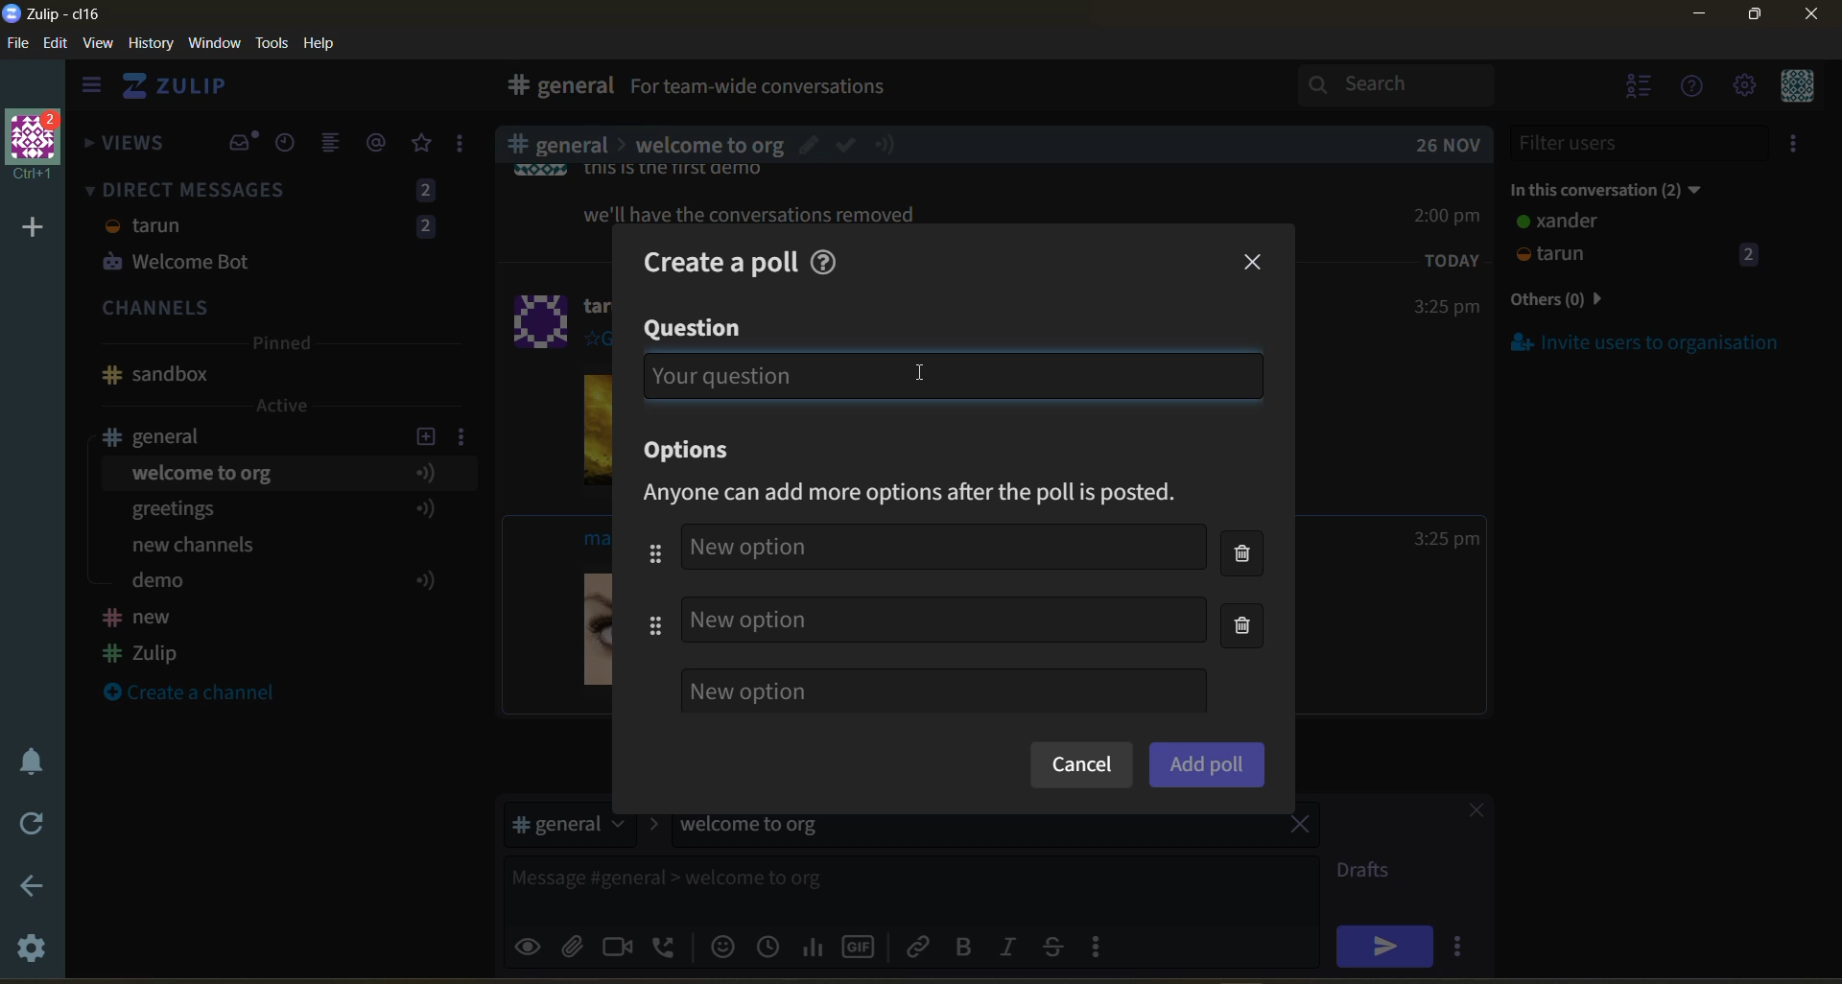 The height and width of the screenshot is (984, 1842). What do you see at coordinates (19, 47) in the screenshot?
I see `file` at bounding box center [19, 47].